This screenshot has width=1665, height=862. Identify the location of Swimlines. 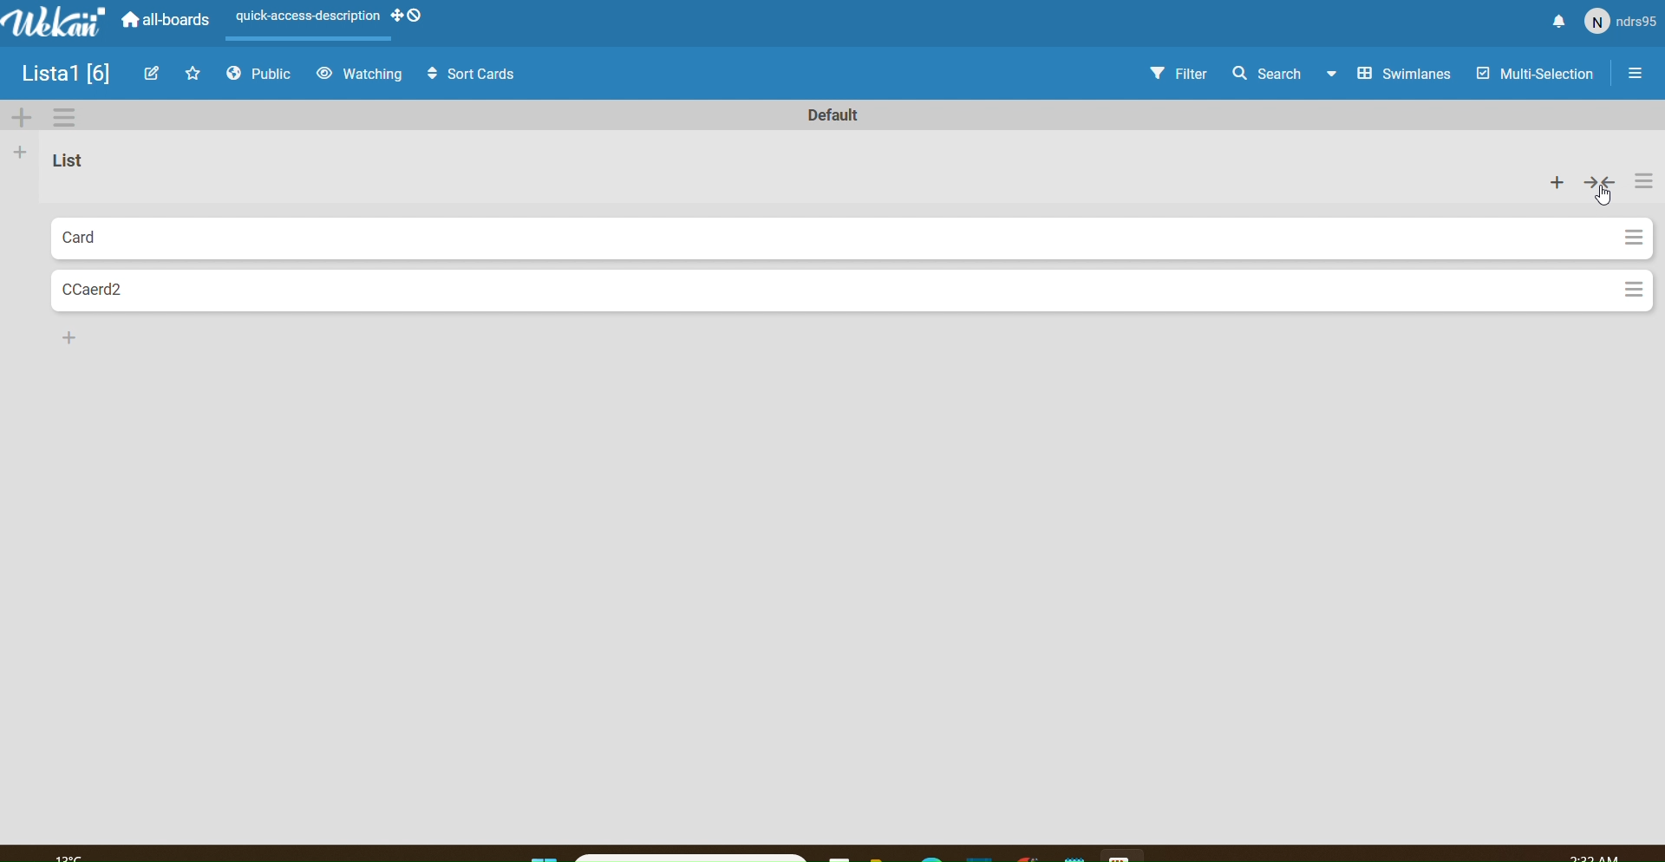
(1392, 75).